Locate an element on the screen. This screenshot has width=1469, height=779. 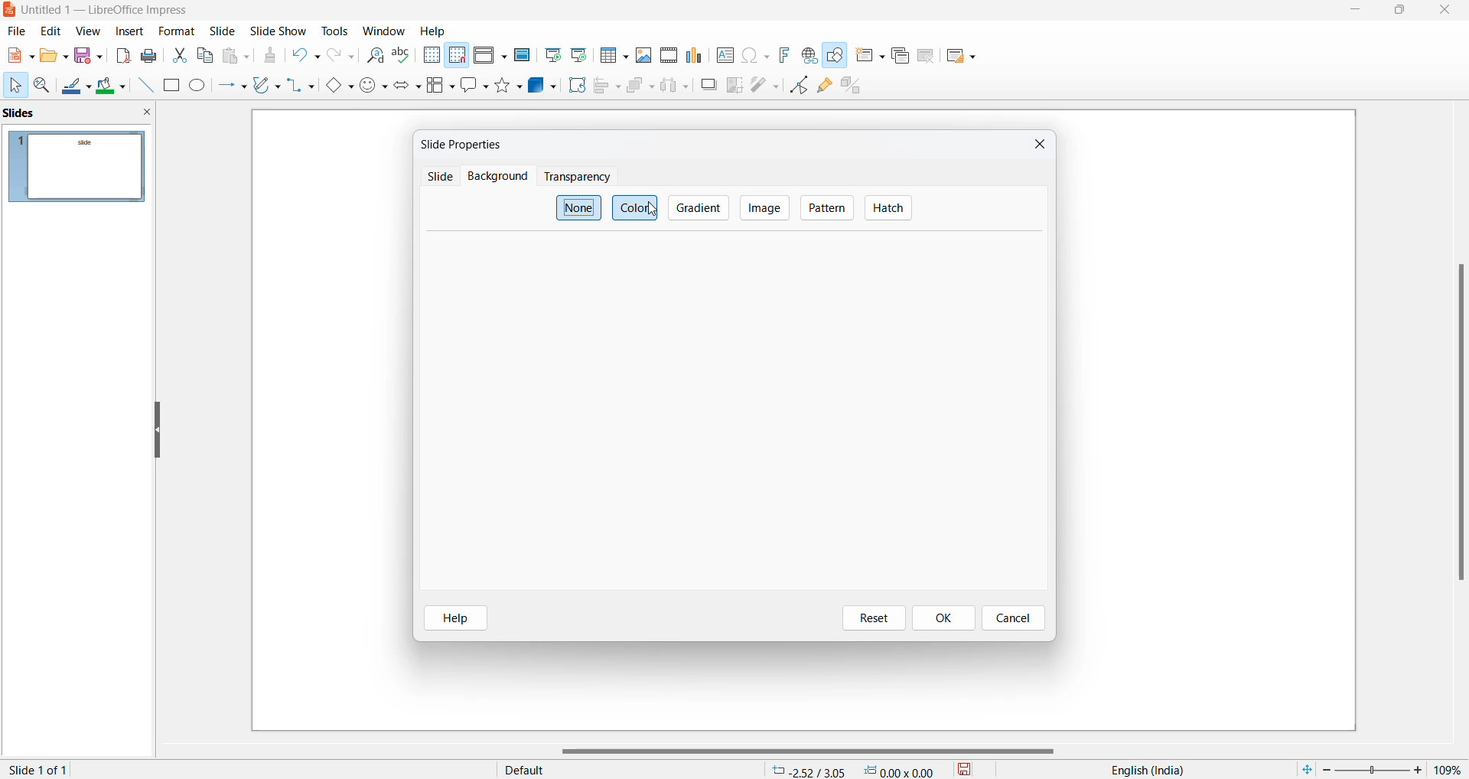
Help is located at coordinates (435, 31).